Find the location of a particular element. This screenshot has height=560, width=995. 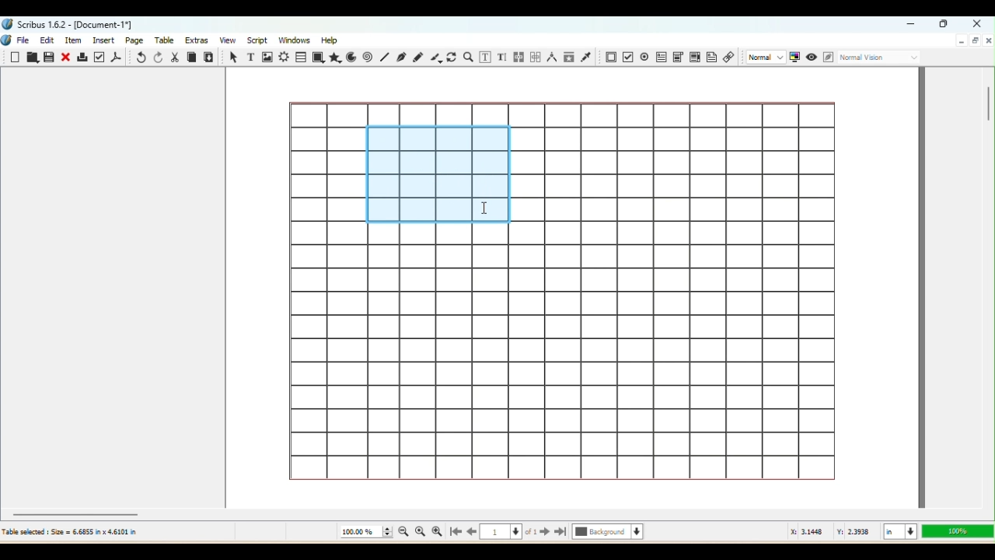

Save as PDF is located at coordinates (117, 57).